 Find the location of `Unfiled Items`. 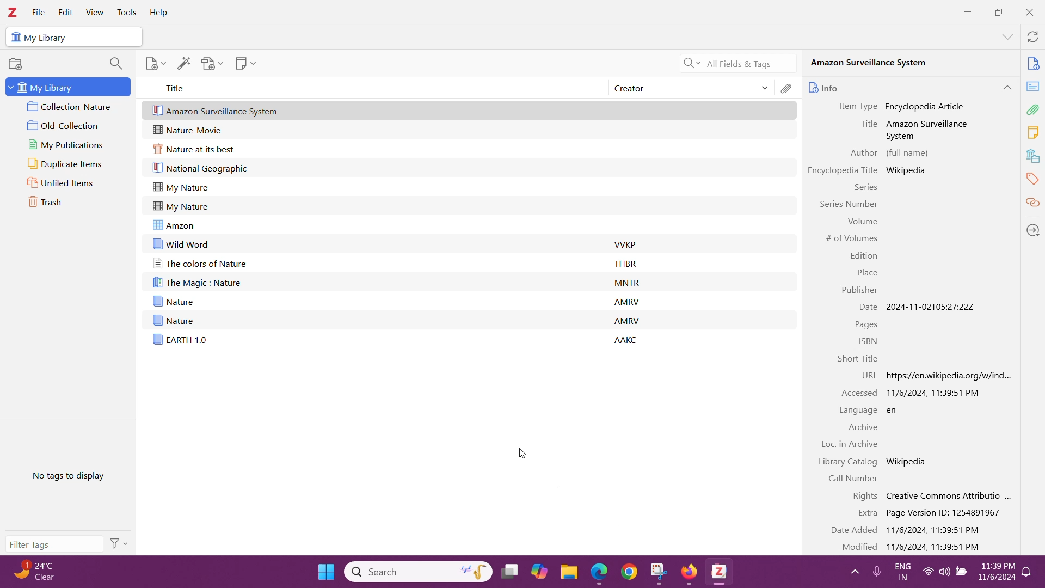

Unfiled Items is located at coordinates (75, 181).